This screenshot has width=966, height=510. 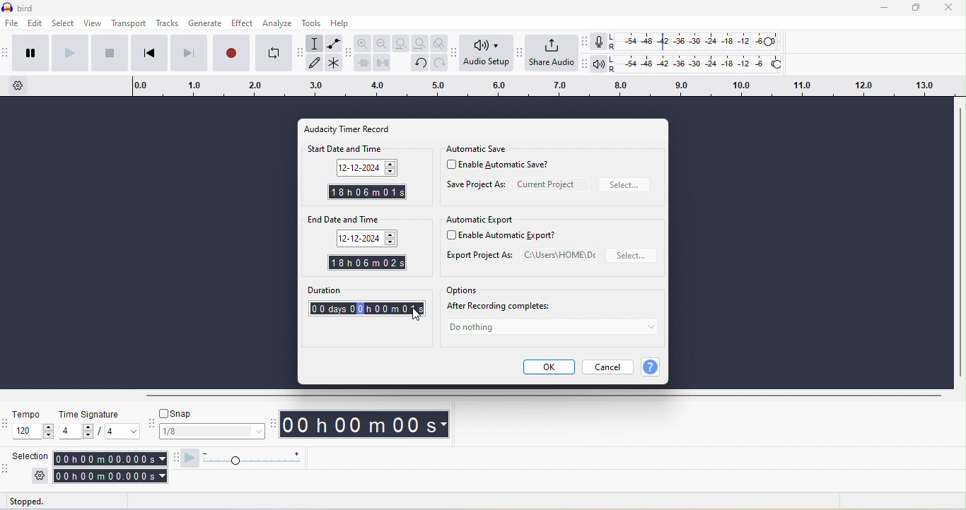 I want to click on start date, so click(x=364, y=240).